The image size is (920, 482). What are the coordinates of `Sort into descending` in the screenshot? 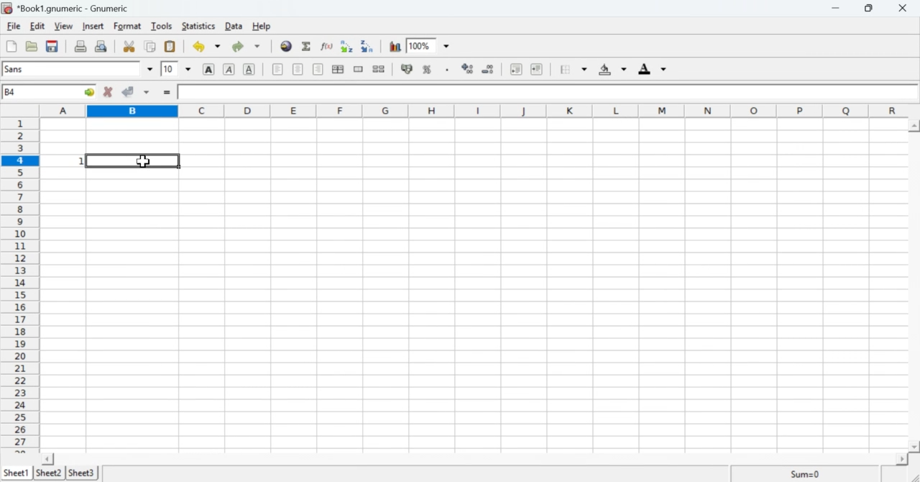 It's located at (367, 46).